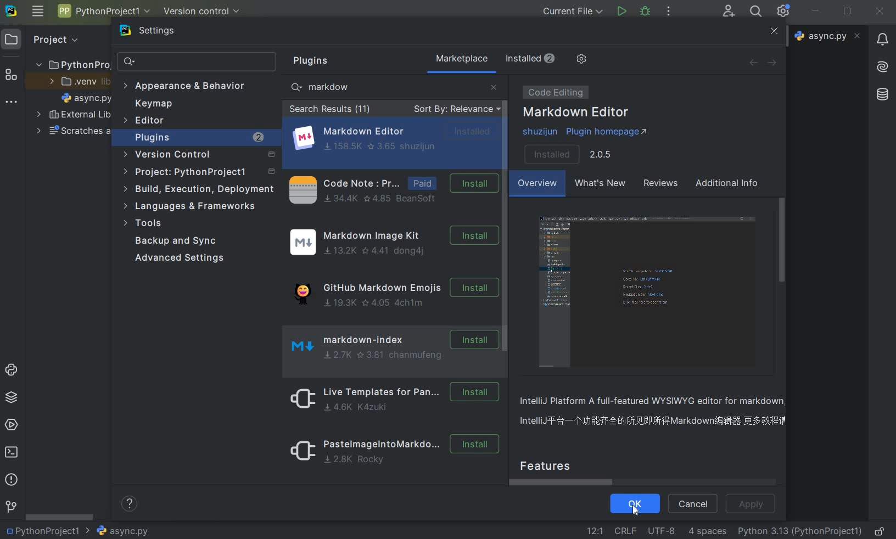 Image resolution: width=896 pixels, height=539 pixels. I want to click on over iew, so click(538, 185).